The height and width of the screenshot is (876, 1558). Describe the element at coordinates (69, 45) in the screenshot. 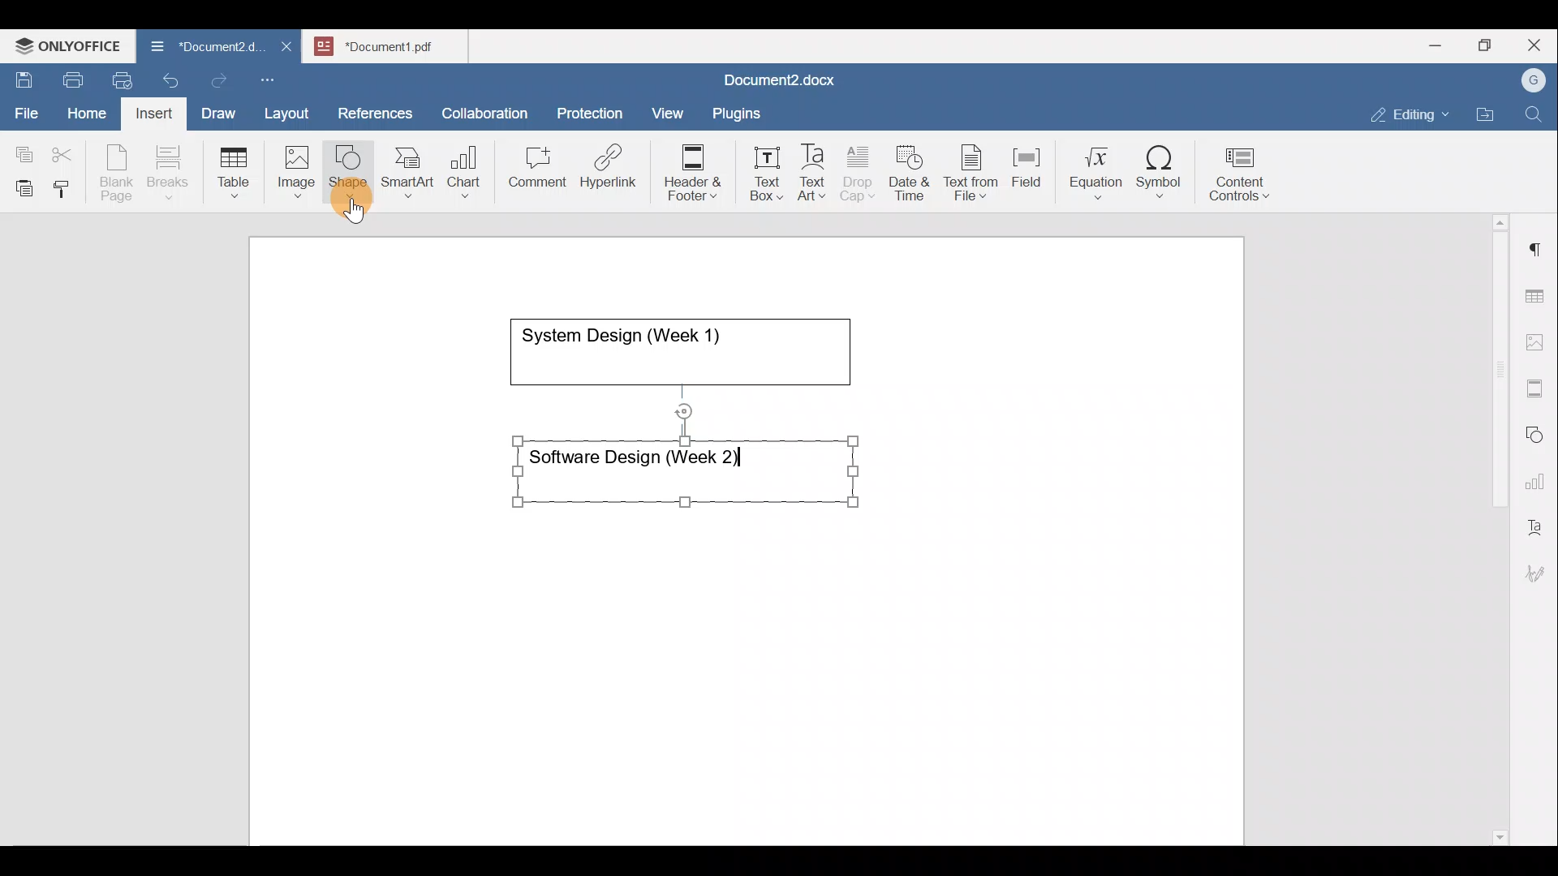

I see `ONLYOFFICE` at that location.